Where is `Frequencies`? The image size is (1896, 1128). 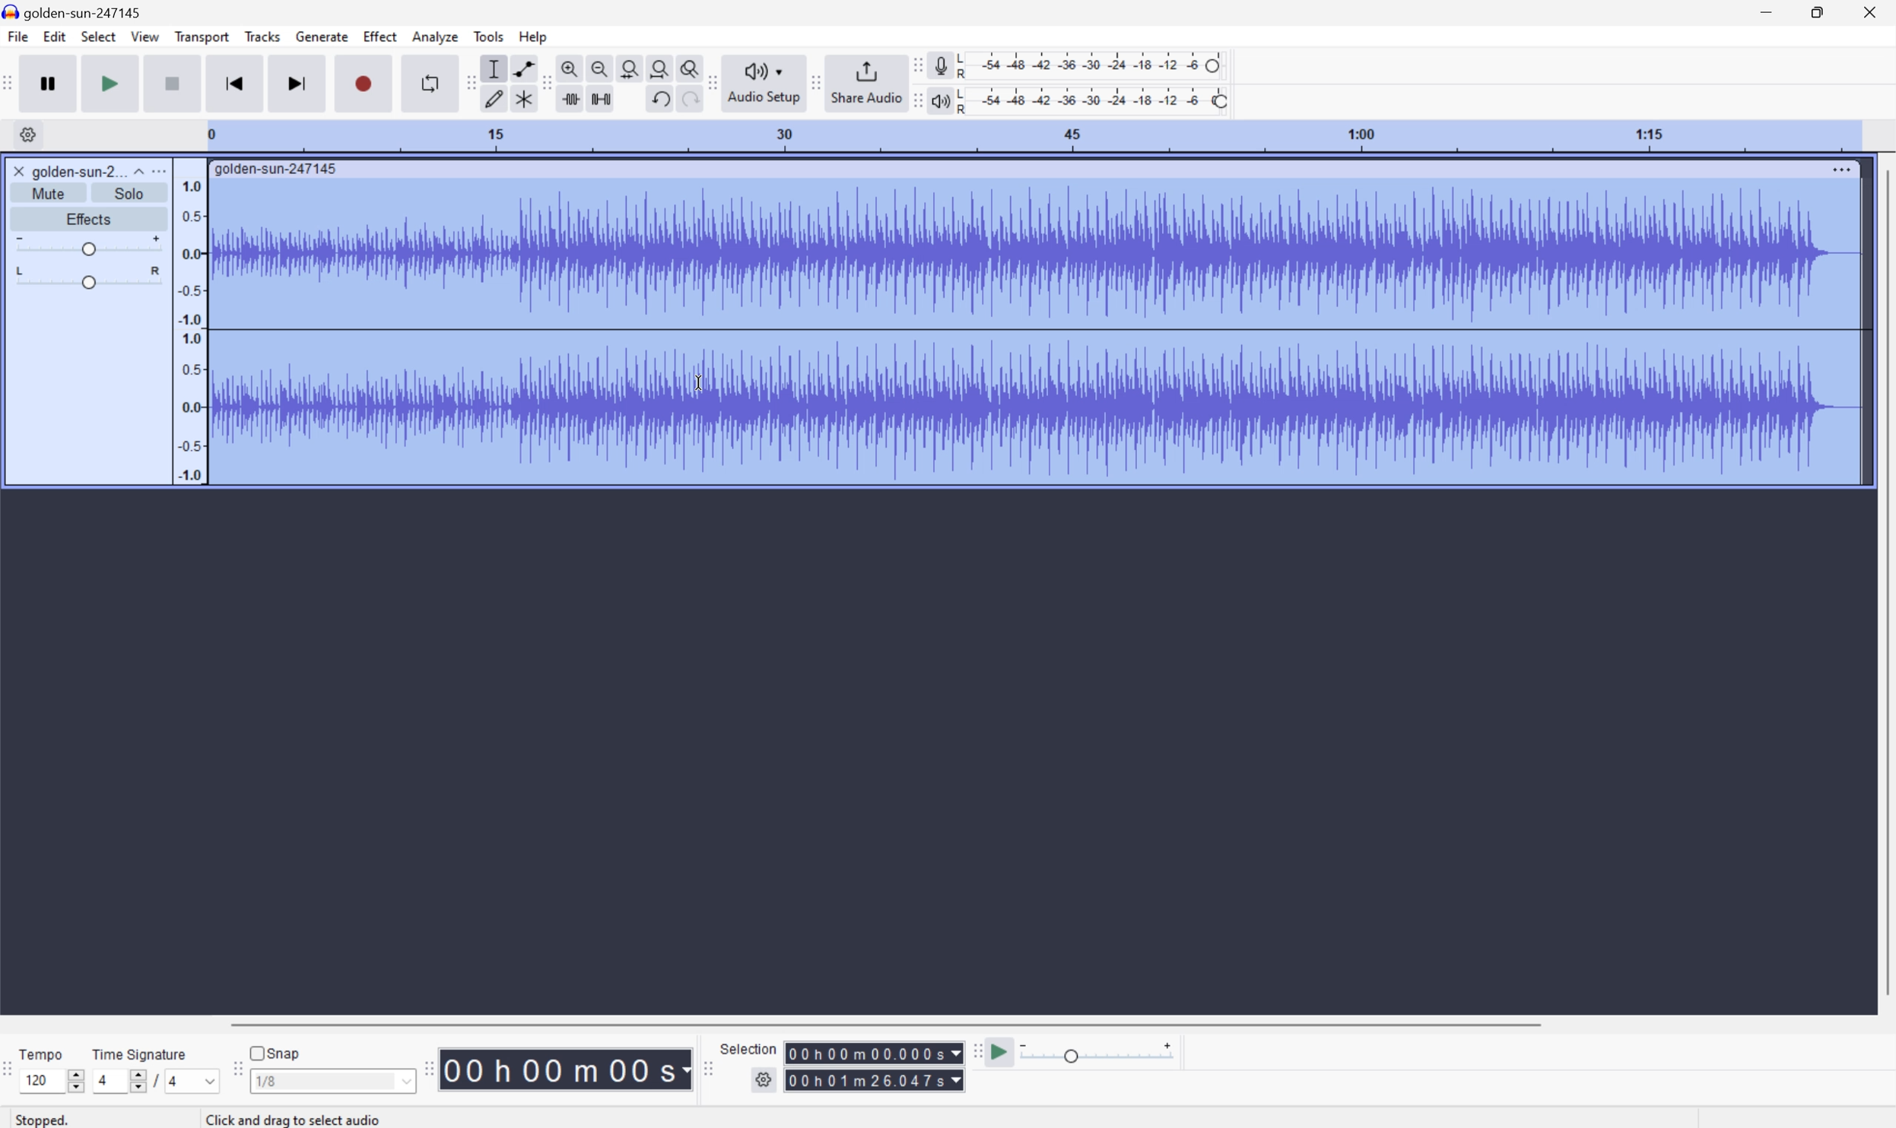
Frequencies is located at coordinates (191, 331).